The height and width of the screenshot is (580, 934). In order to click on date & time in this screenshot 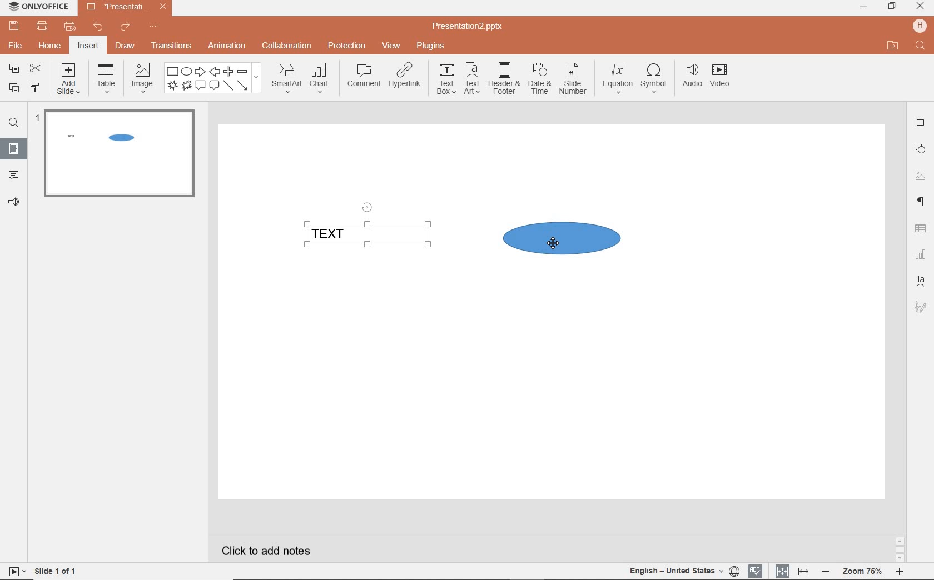, I will do `click(538, 82)`.